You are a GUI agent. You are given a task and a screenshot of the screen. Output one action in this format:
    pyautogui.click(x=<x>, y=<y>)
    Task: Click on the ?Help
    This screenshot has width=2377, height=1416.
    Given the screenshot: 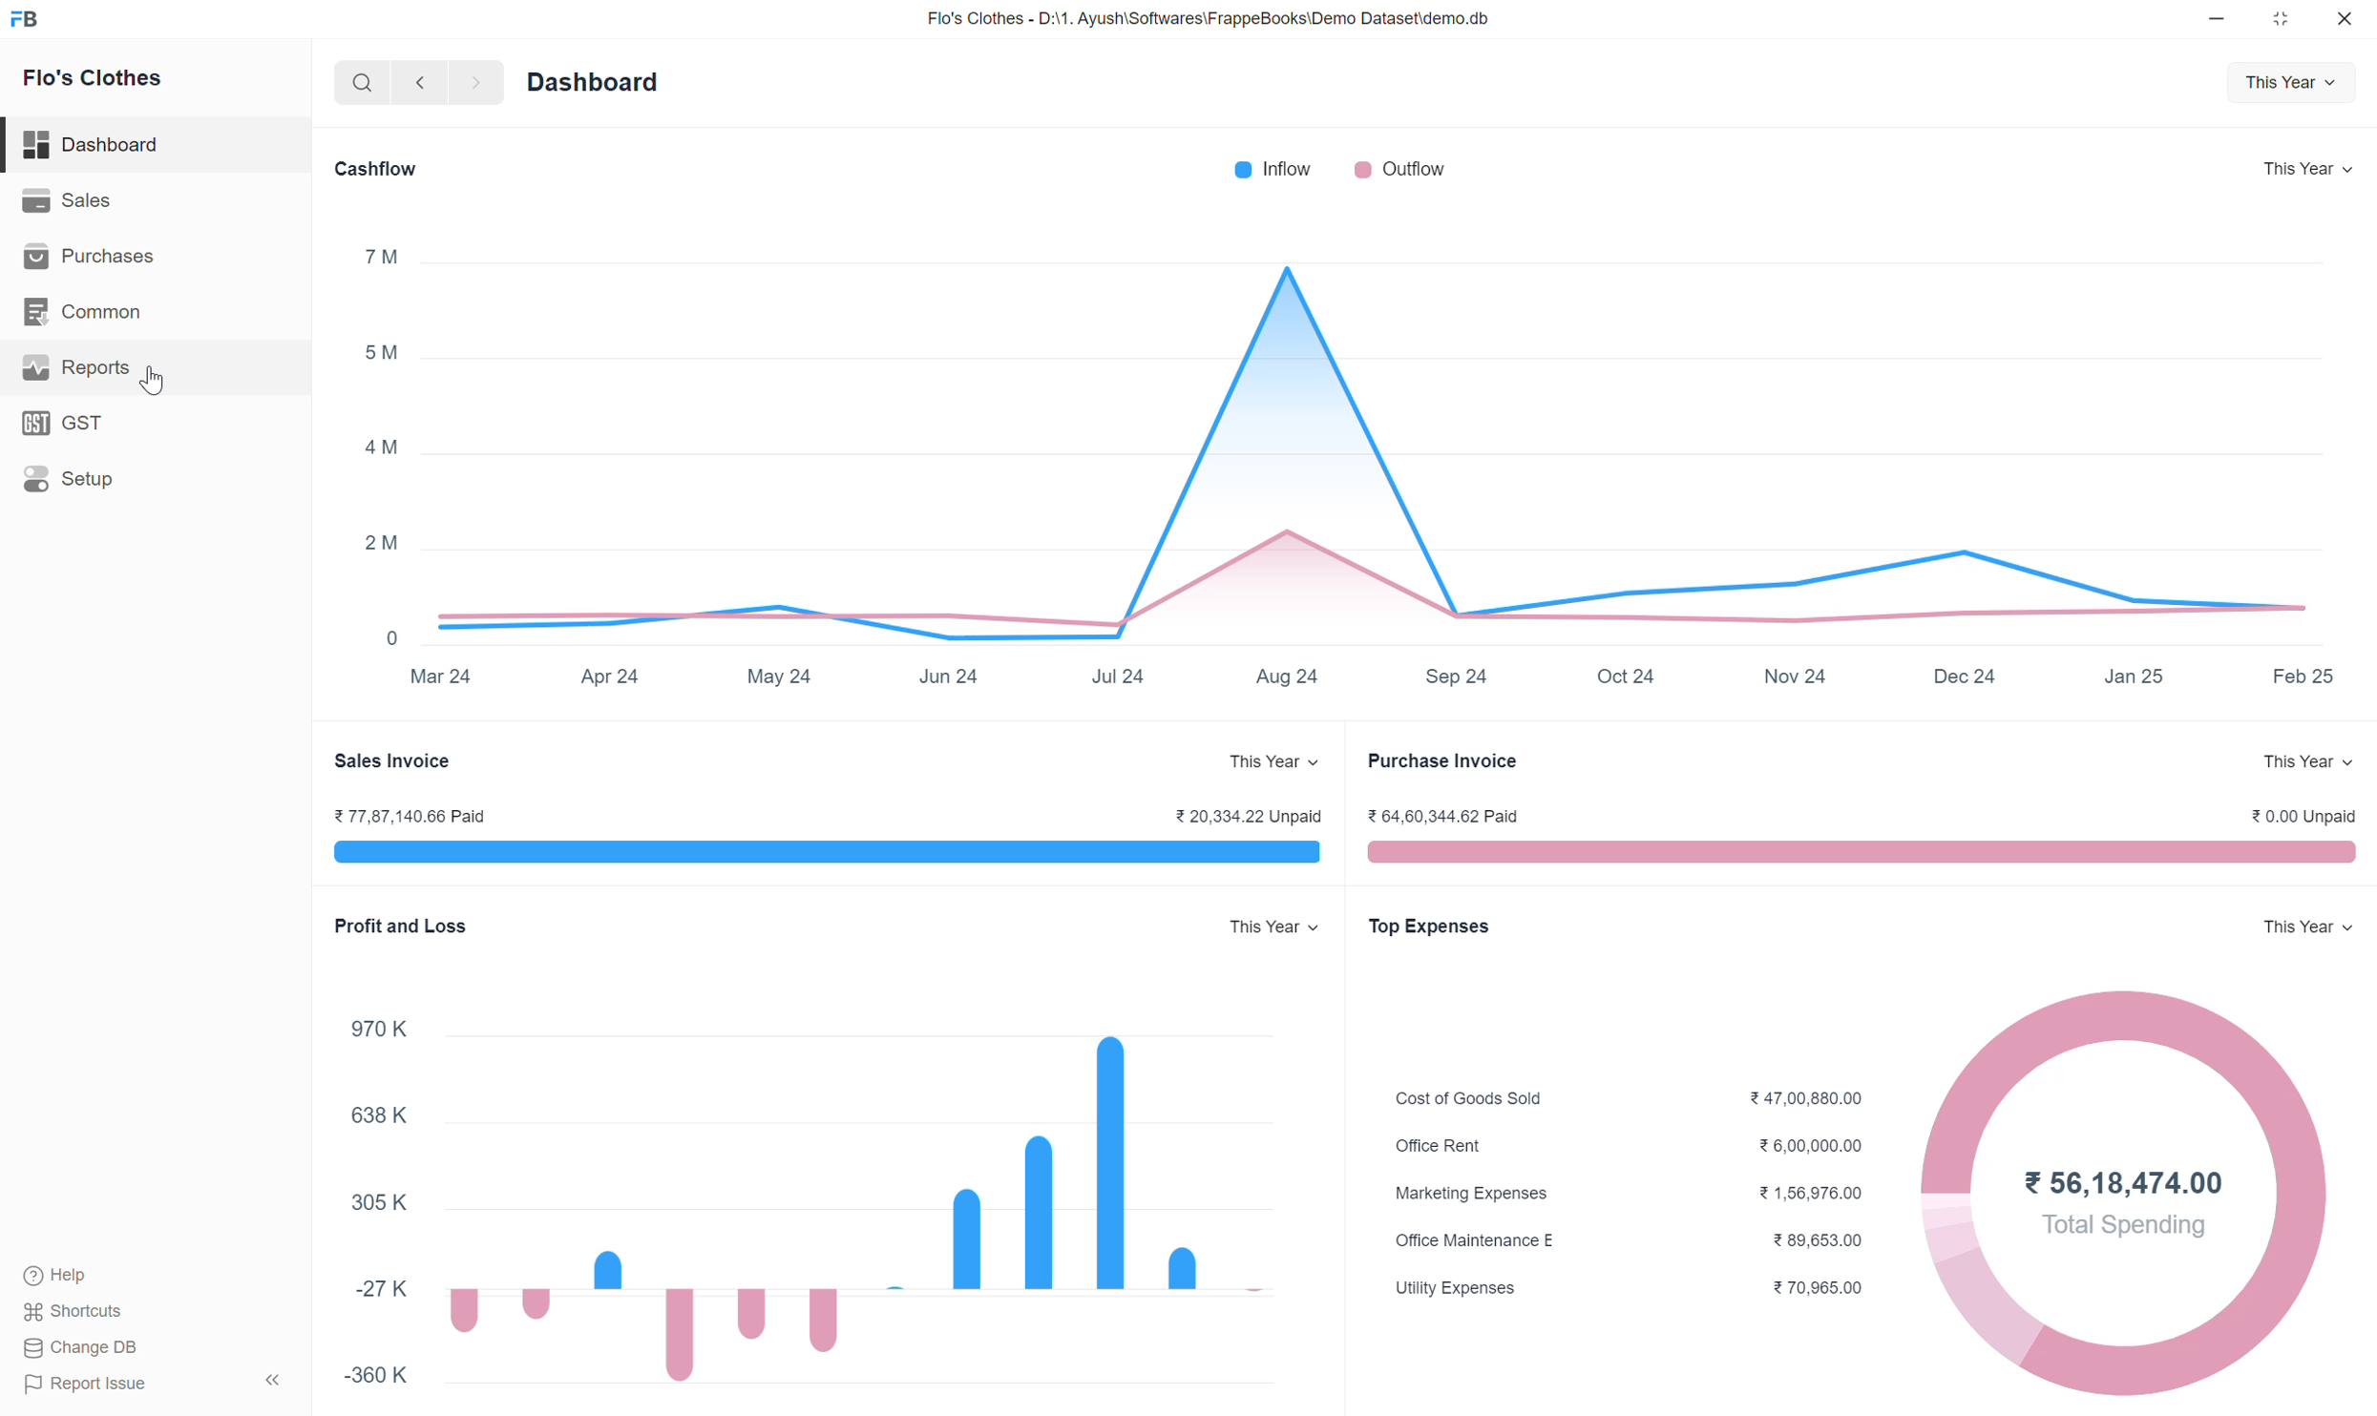 What is the action you would take?
    pyautogui.click(x=91, y=1275)
    